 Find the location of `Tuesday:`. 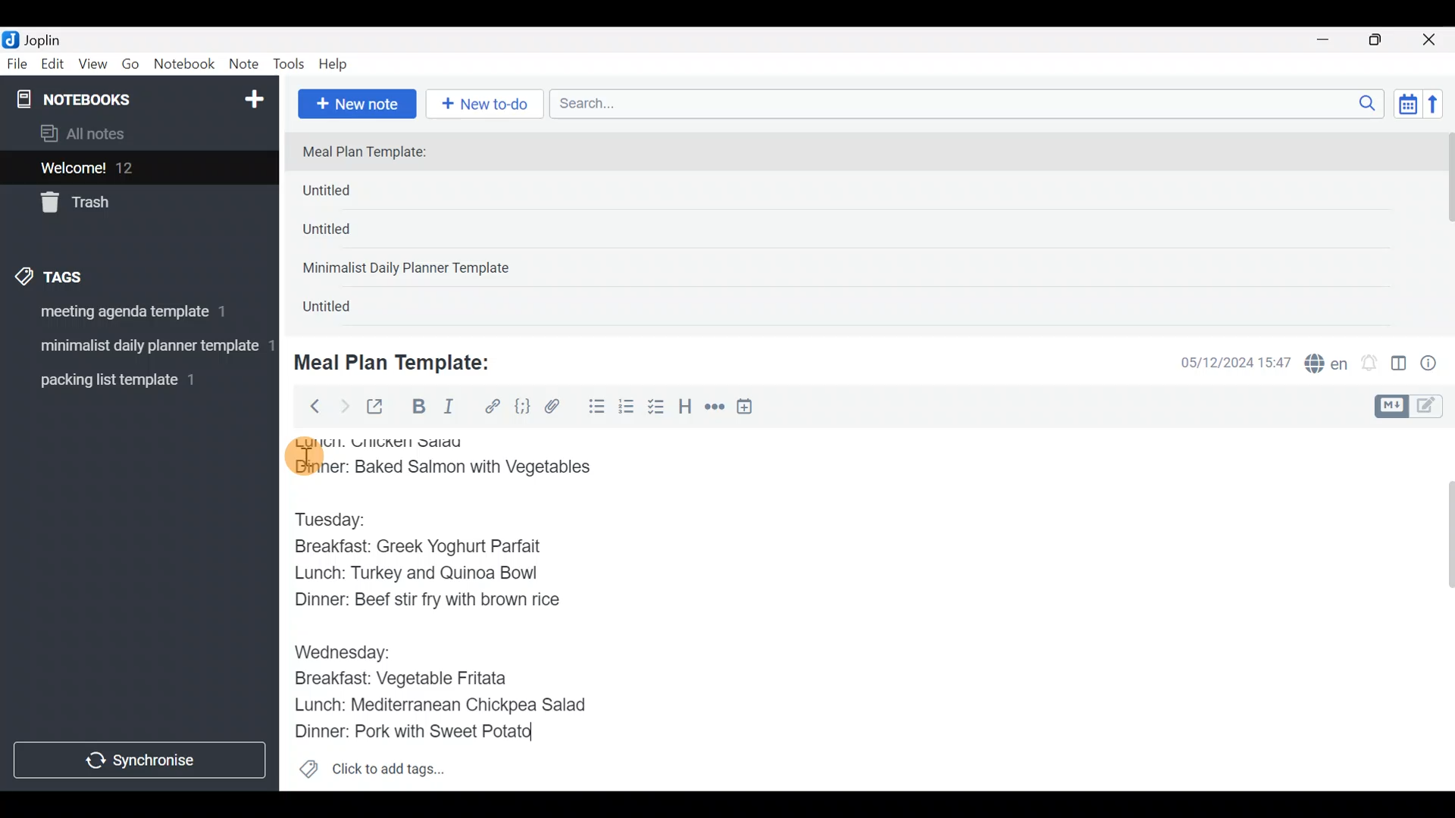

Tuesday: is located at coordinates (340, 519).